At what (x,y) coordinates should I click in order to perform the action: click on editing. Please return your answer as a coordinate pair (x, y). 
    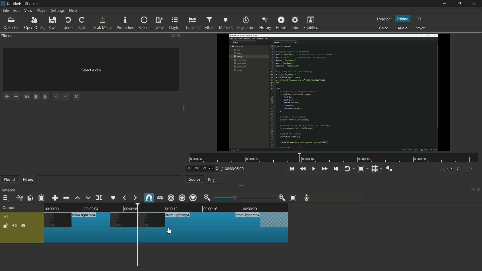
    Looking at the image, I should click on (403, 19).